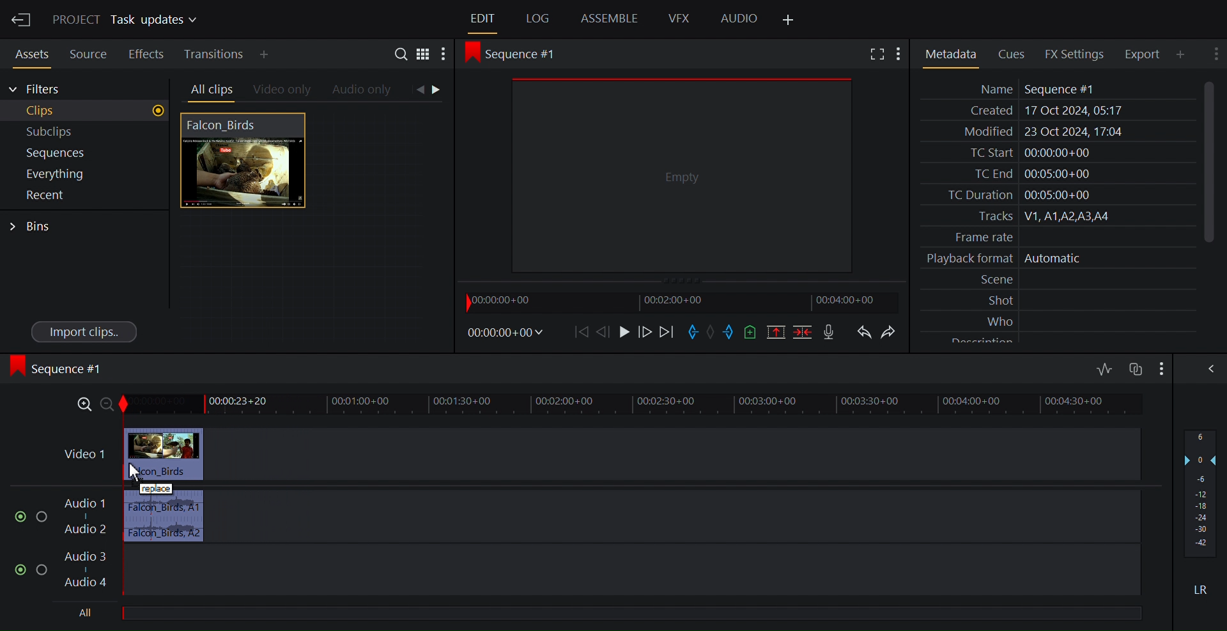 This screenshot has height=631, width=1227. Describe the element at coordinates (83, 195) in the screenshot. I see `Show recent in the current project` at that location.